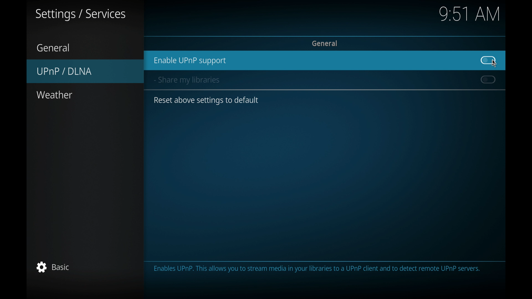 This screenshot has width=532, height=299. I want to click on general, so click(53, 48).